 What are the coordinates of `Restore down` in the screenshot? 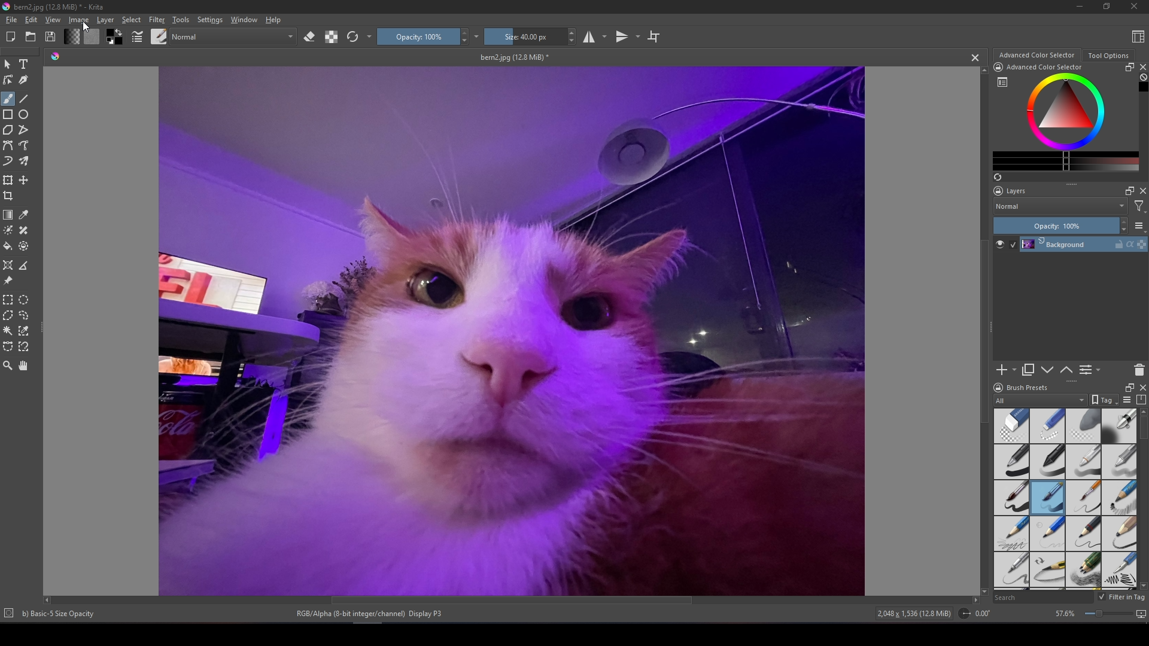 It's located at (1107, 7).